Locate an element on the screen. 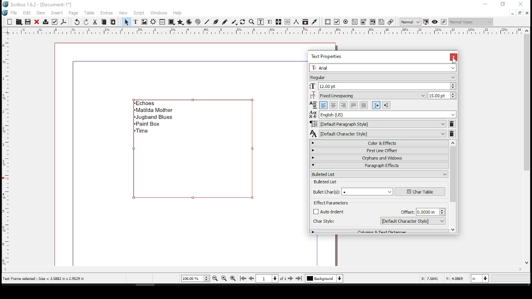  next page is located at coordinates (291, 278).